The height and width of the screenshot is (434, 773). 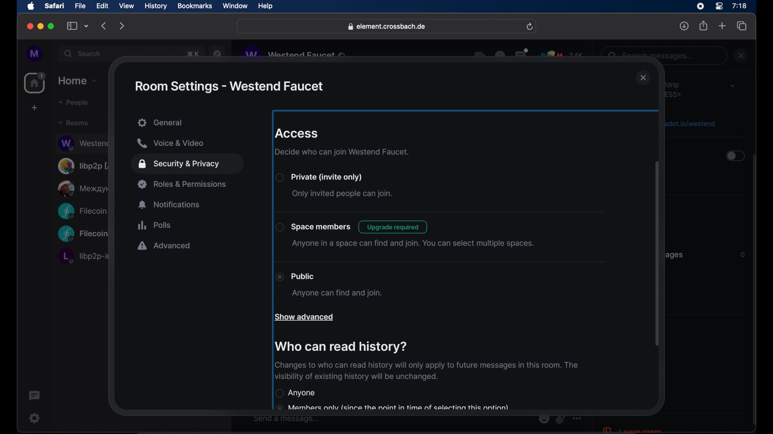 I want to click on obscure, so click(x=85, y=166).